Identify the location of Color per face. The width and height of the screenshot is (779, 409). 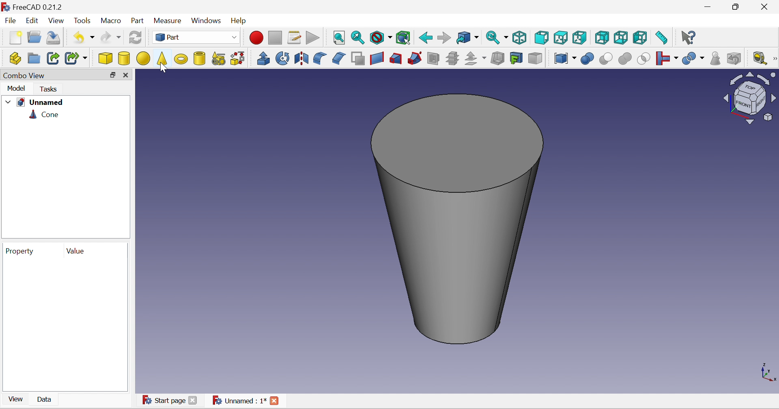
(536, 59).